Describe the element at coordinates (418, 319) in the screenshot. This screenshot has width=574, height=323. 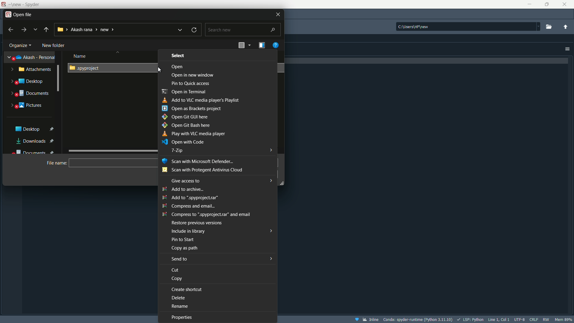
I see `interpreter` at that location.